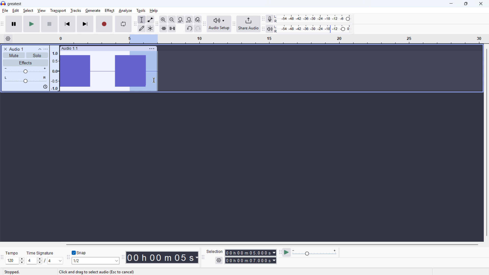  Describe the element at coordinates (150, 29) in the screenshot. I see `Multi tool ` at that location.